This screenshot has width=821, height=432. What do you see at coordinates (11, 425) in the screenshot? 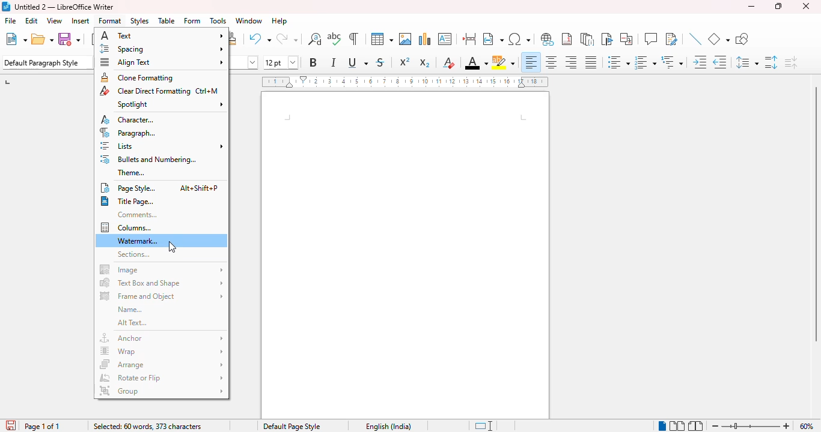
I see `click to save the document` at bounding box center [11, 425].